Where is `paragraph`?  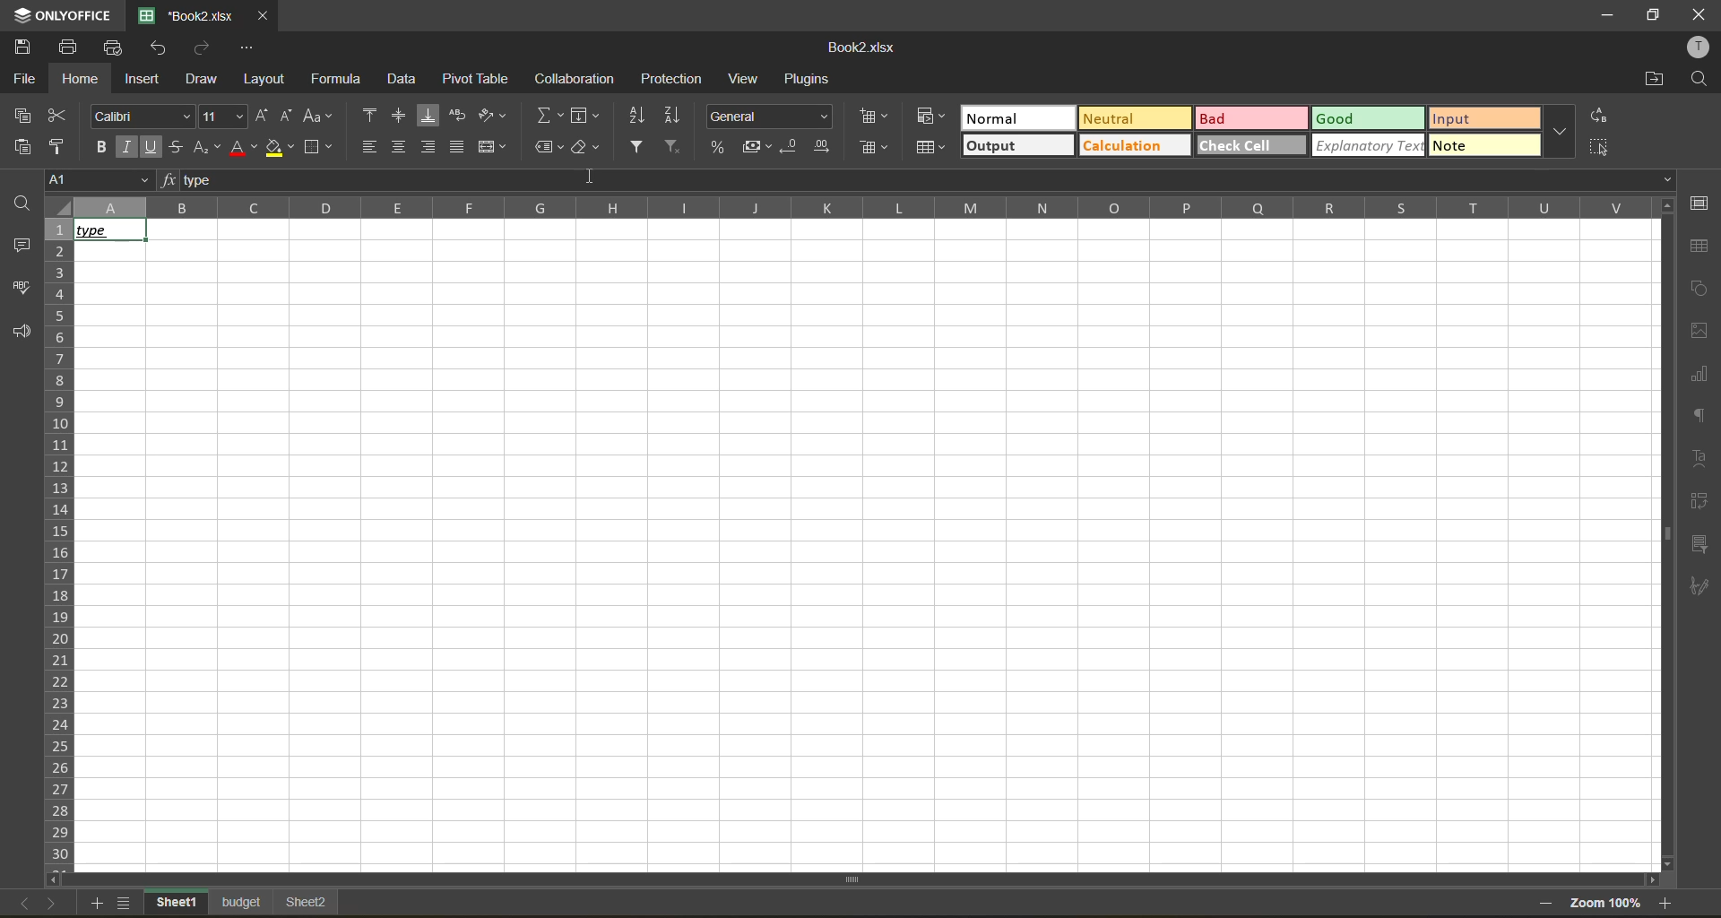 paragraph is located at coordinates (1699, 416).